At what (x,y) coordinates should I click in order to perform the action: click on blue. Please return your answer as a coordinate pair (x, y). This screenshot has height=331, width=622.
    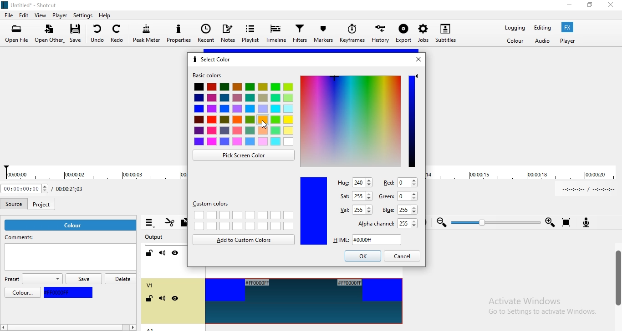
    Looking at the image, I should click on (400, 210).